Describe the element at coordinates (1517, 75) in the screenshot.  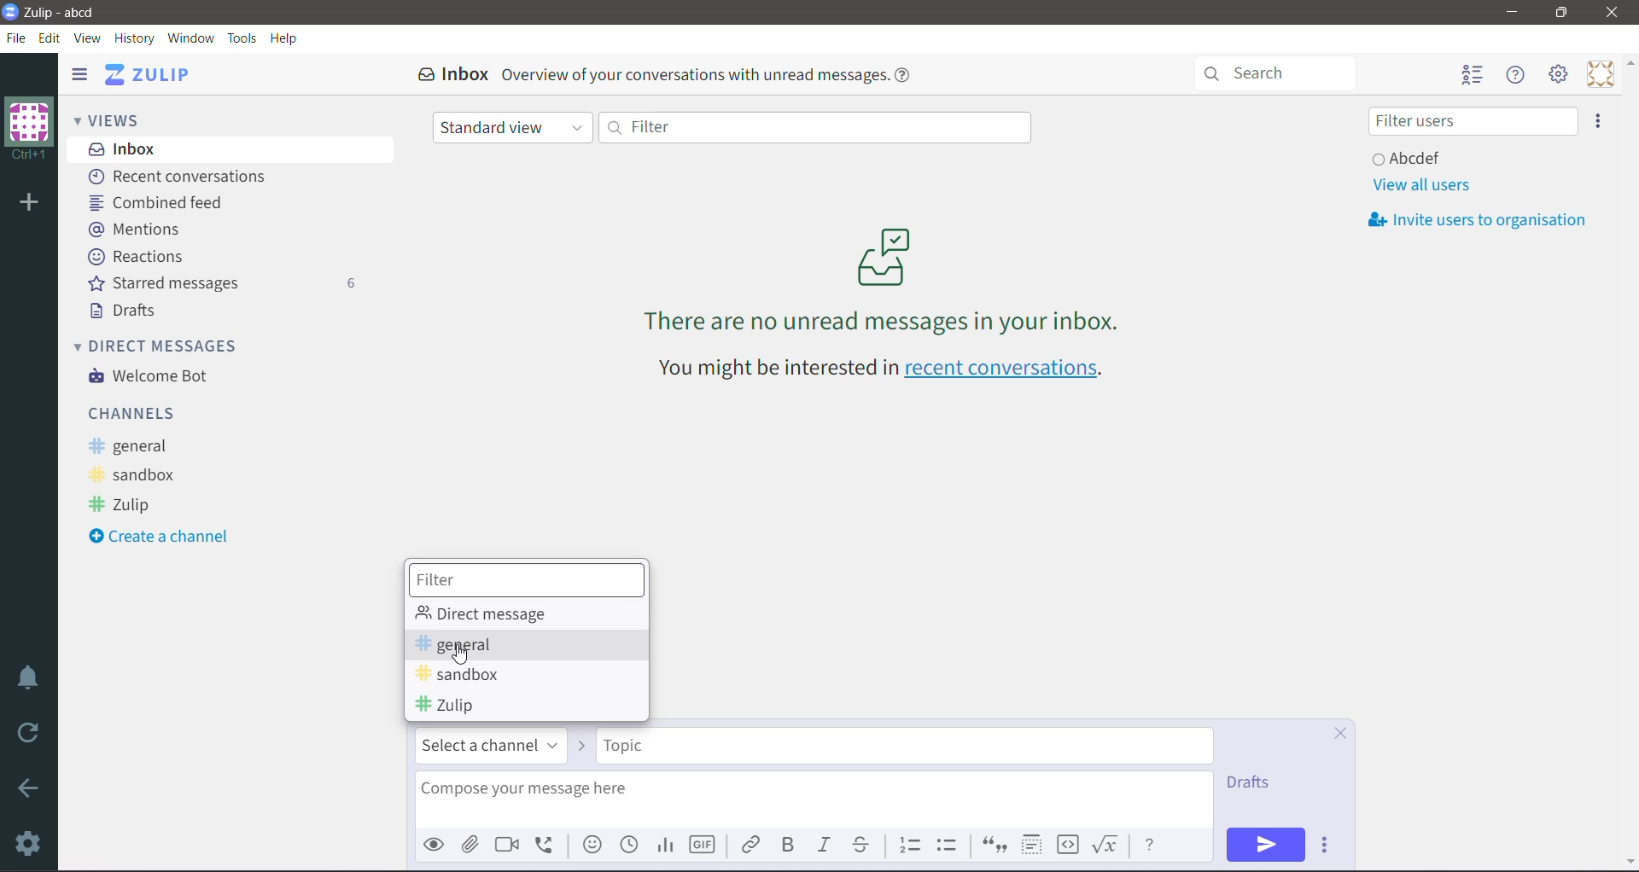
I see `Hide Menu` at that location.